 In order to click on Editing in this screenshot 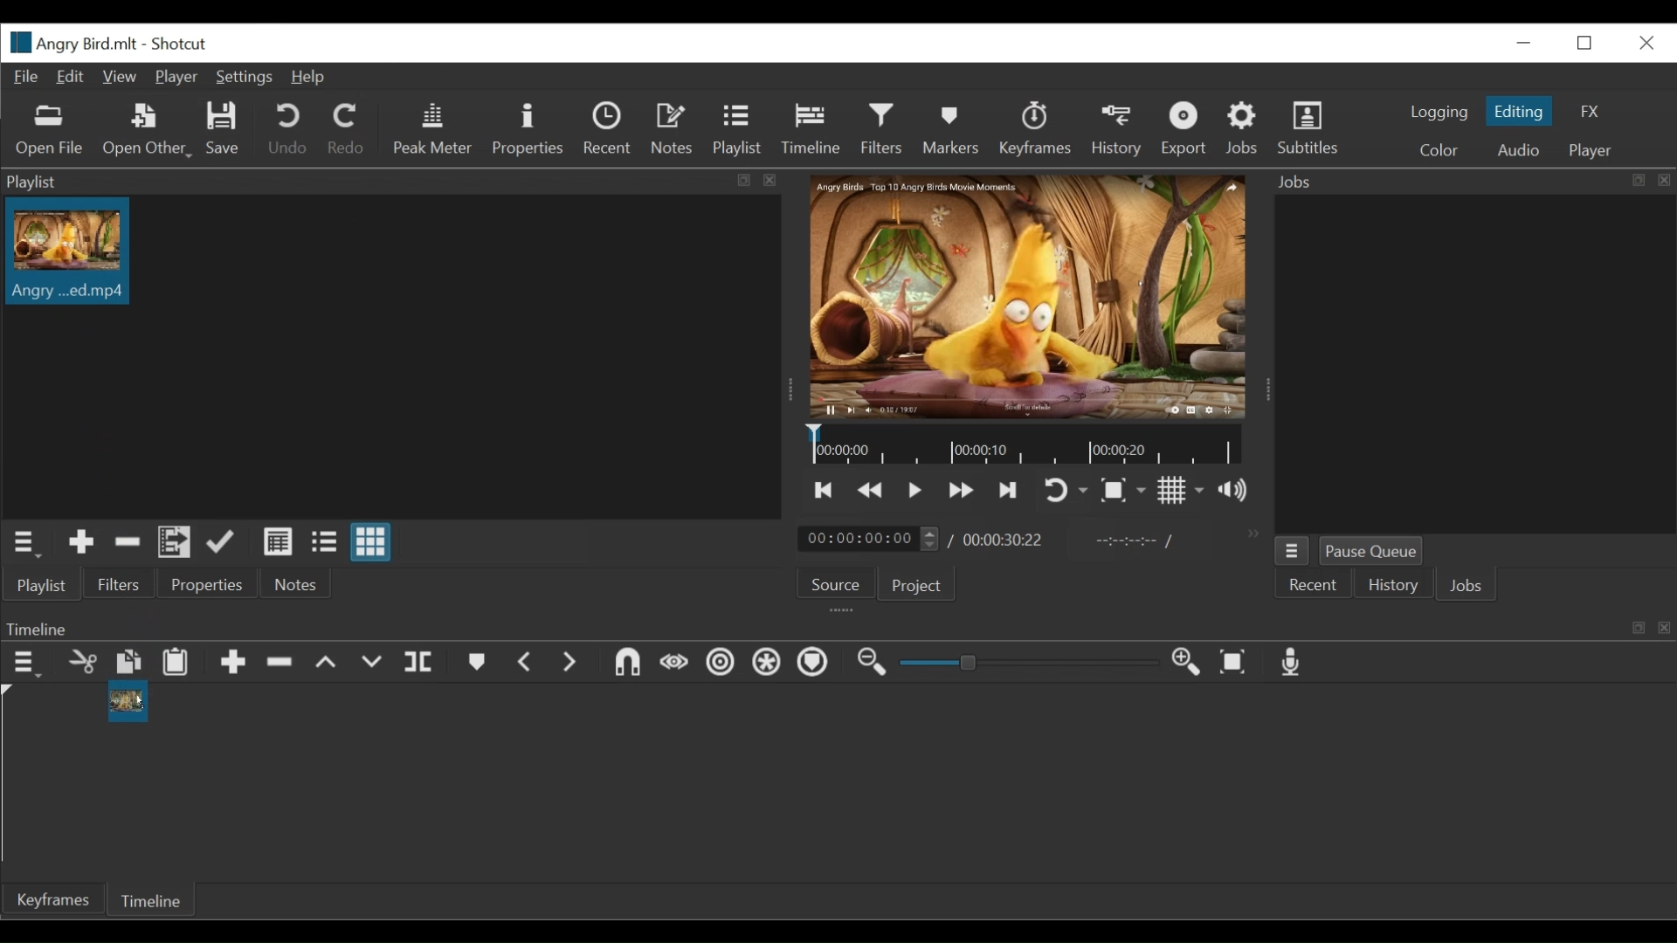, I will do `click(1518, 110)`.